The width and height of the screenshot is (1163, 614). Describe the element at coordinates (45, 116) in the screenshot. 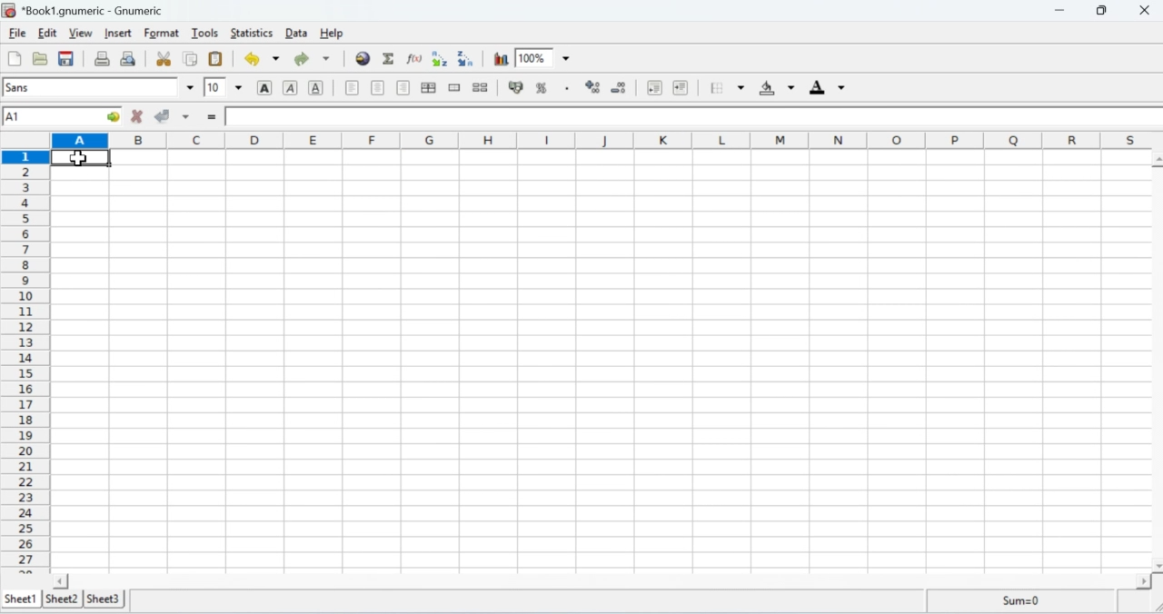

I see `Cell name A1` at that location.